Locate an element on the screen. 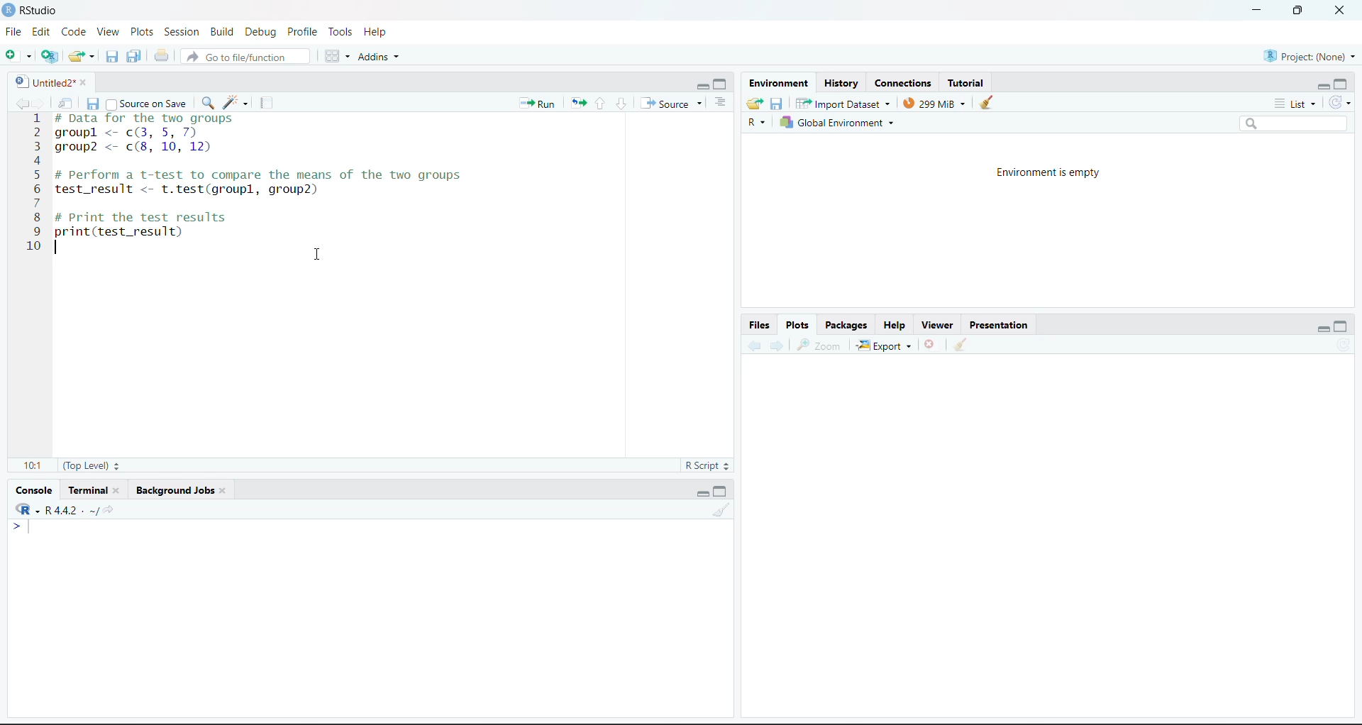 This screenshot has height=725, width=1362. line number is located at coordinates (37, 183).